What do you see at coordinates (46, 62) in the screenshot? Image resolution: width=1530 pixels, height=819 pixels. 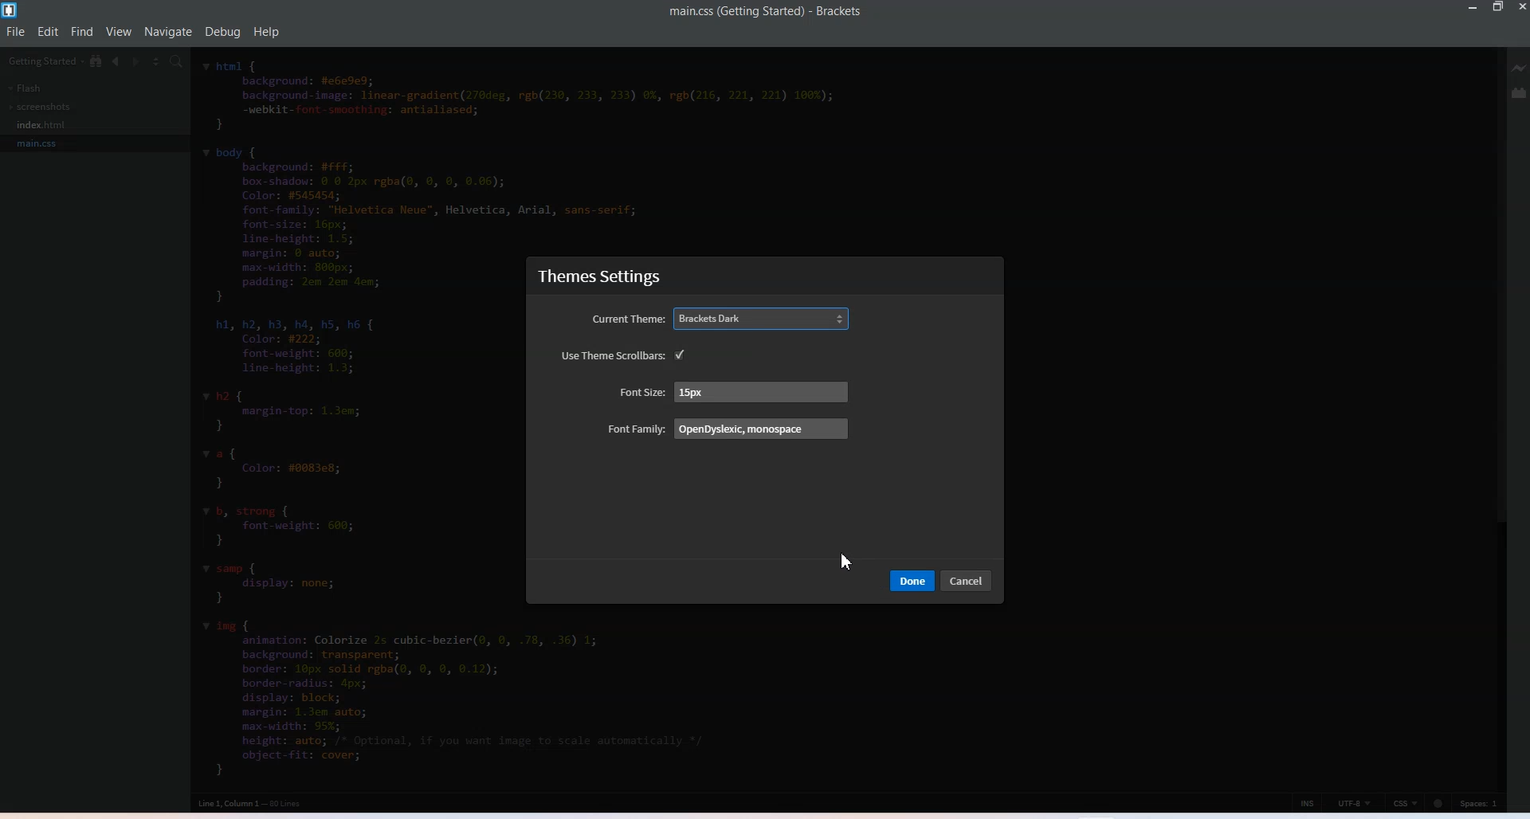 I see `Getting Started` at bounding box center [46, 62].